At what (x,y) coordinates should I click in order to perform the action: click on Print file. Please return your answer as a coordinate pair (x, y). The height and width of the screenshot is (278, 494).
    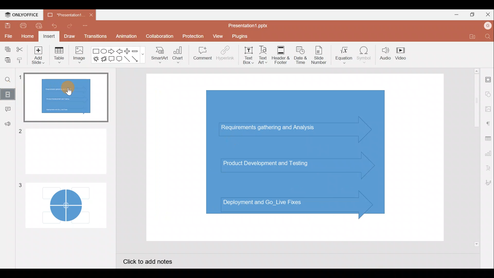
    Looking at the image, I should click on (21, 26).